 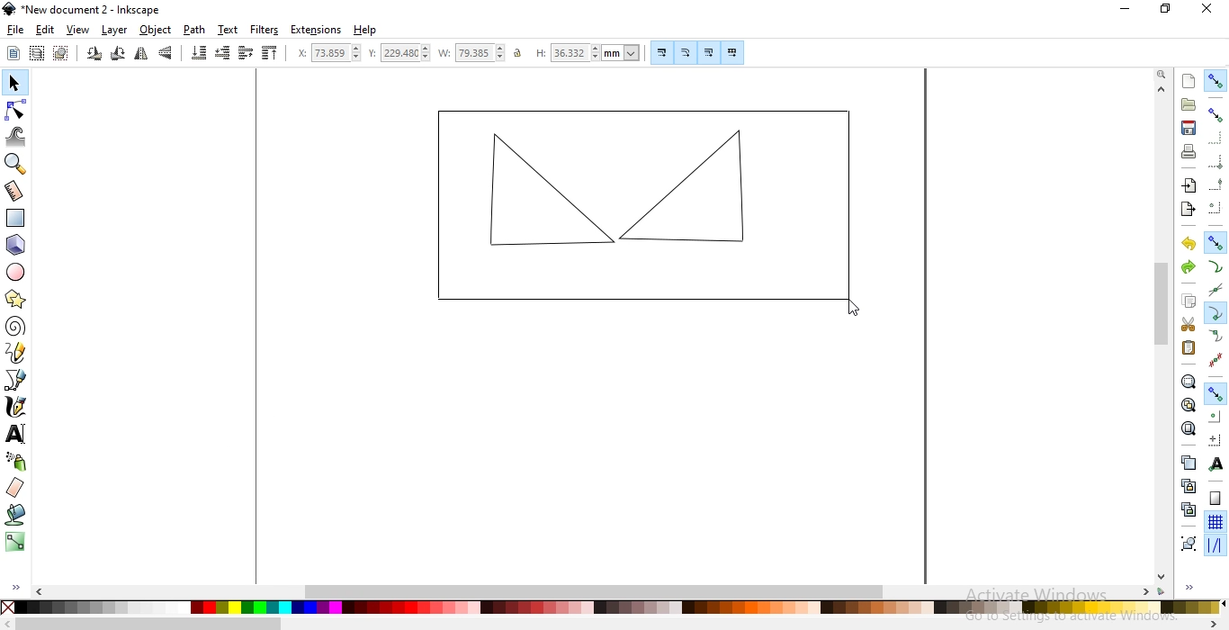 I want to click on snap cusp nodes incl rectangle corners, so click(x=1216, y=311).